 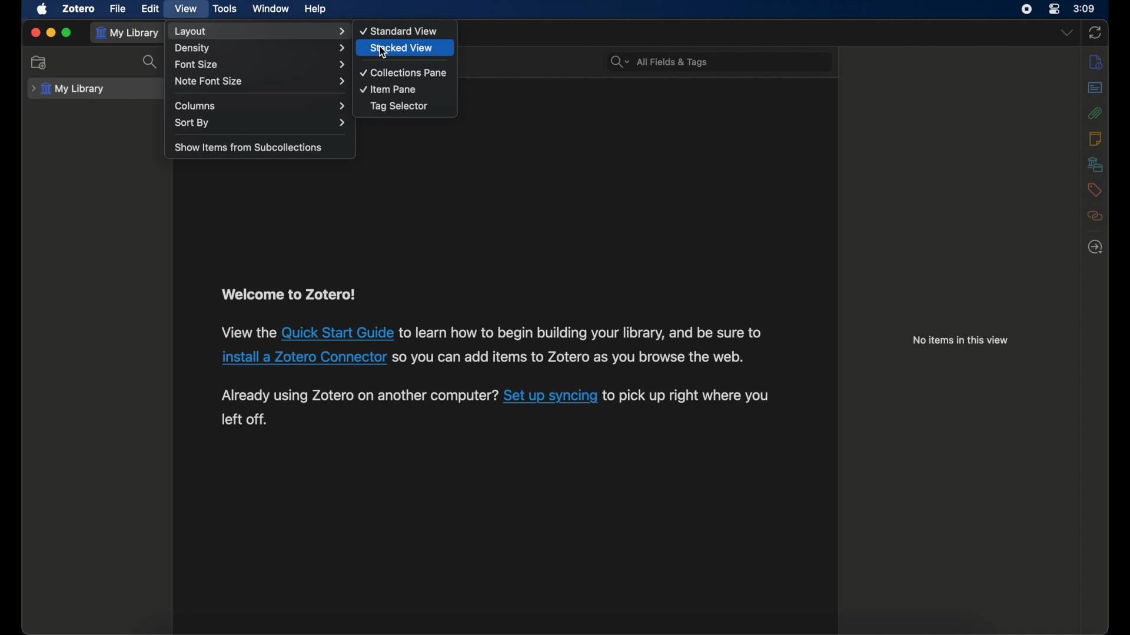 What do you see at coordinates (401, 48) in the screenshot?
I see `stacked view` at bounding box center [401, 48].